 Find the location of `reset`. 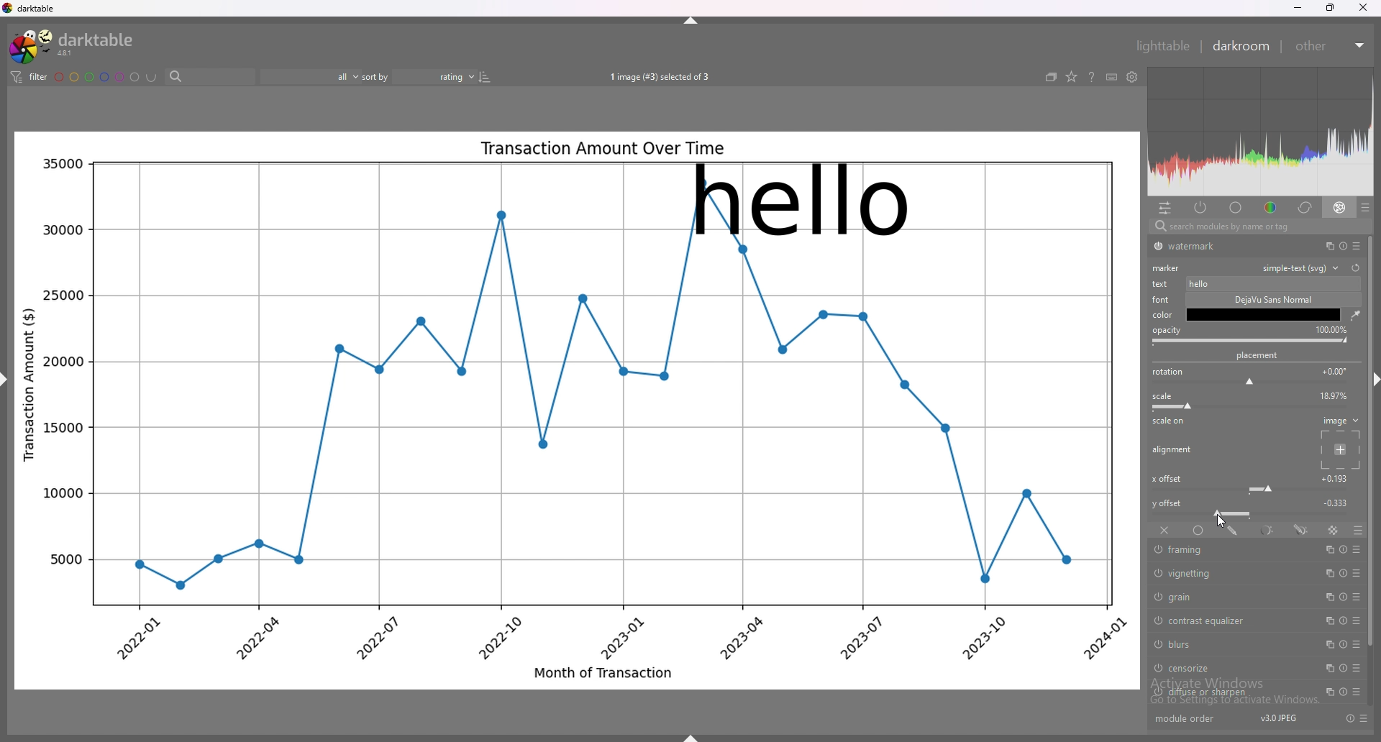

reset is located at coordinates (1341, 246).